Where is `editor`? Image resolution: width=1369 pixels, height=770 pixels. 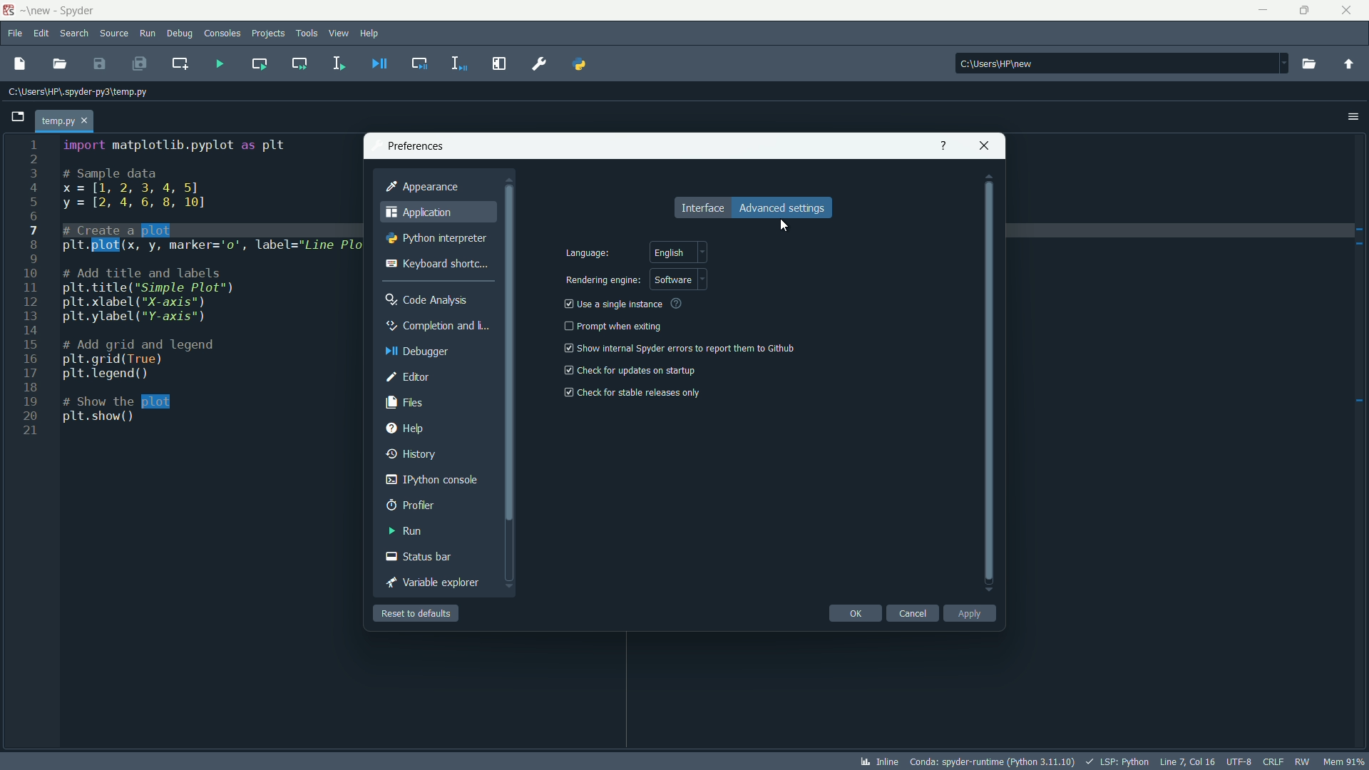 editor is located at coordinates (406, 376).